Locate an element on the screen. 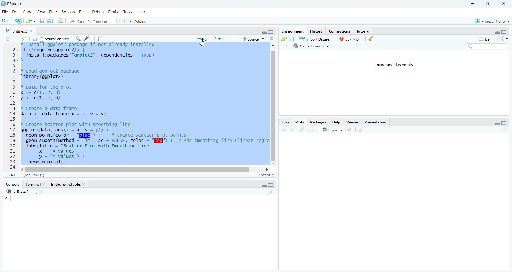  Source on Save is located at coordinates (55, 40).